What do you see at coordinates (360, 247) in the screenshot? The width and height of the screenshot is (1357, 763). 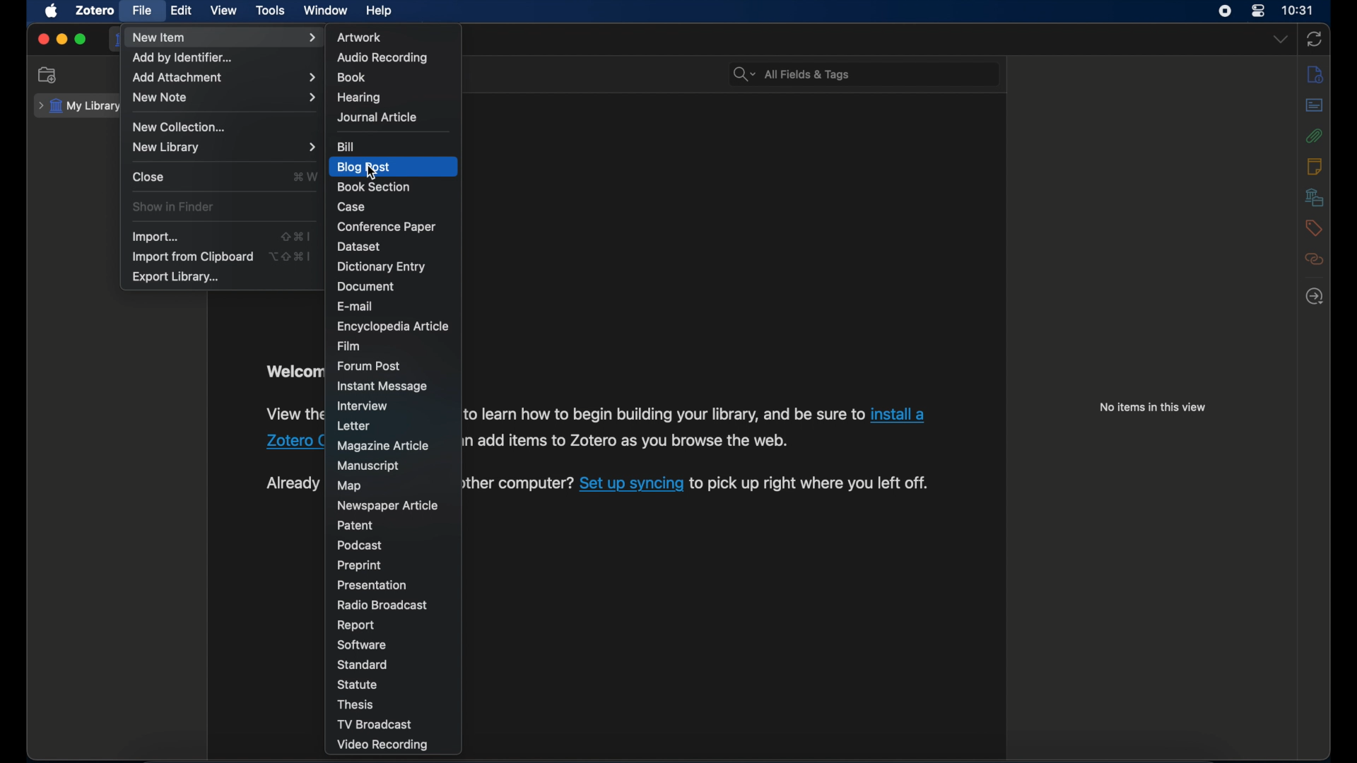 I see `dataset` at bounding box center [360, 247].